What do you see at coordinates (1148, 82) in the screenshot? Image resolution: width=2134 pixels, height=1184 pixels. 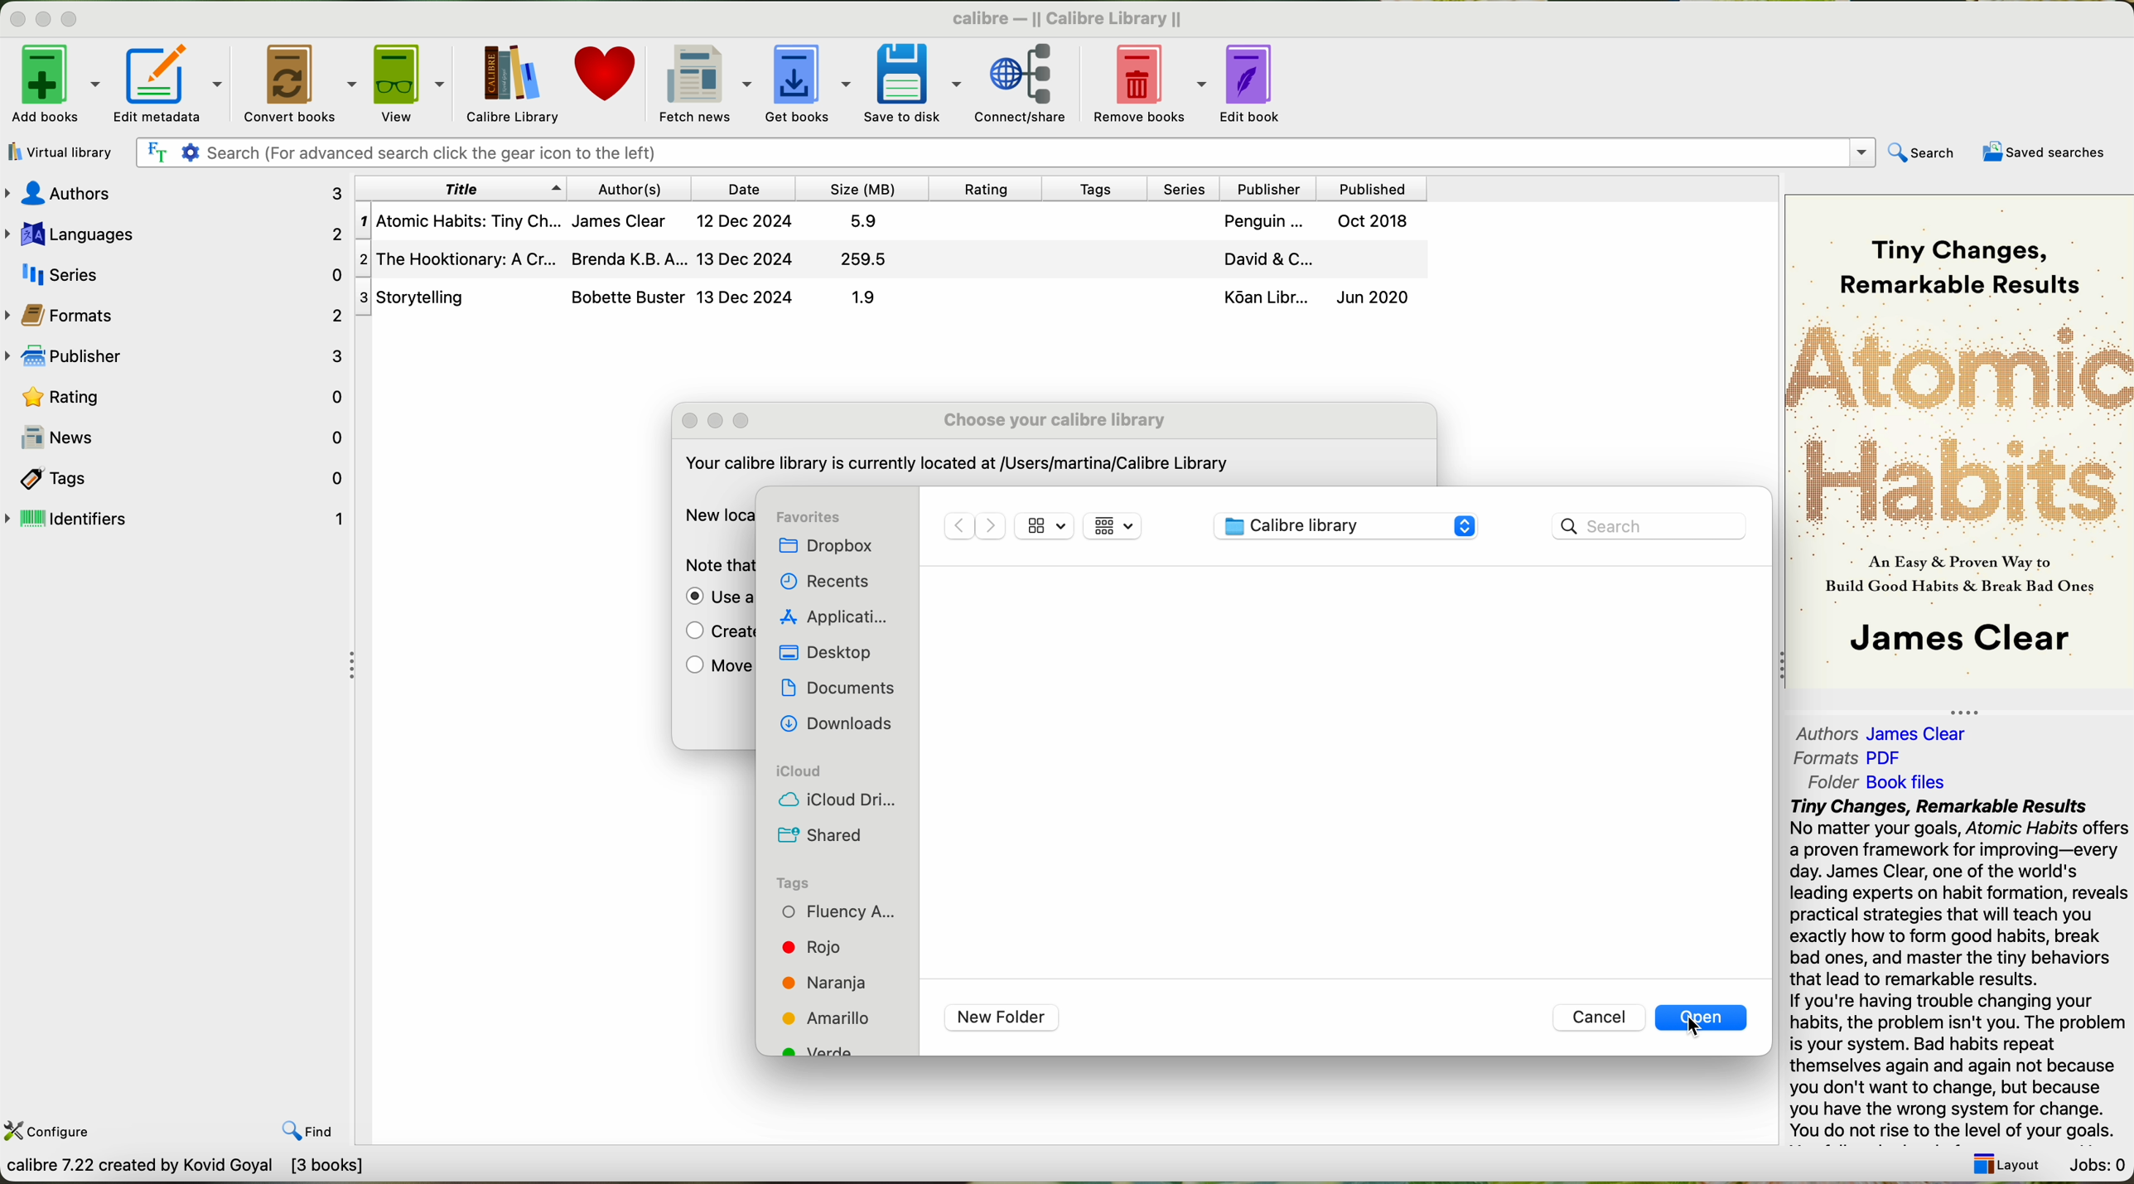 I see `remove books` at bounding box center [1148, 82].